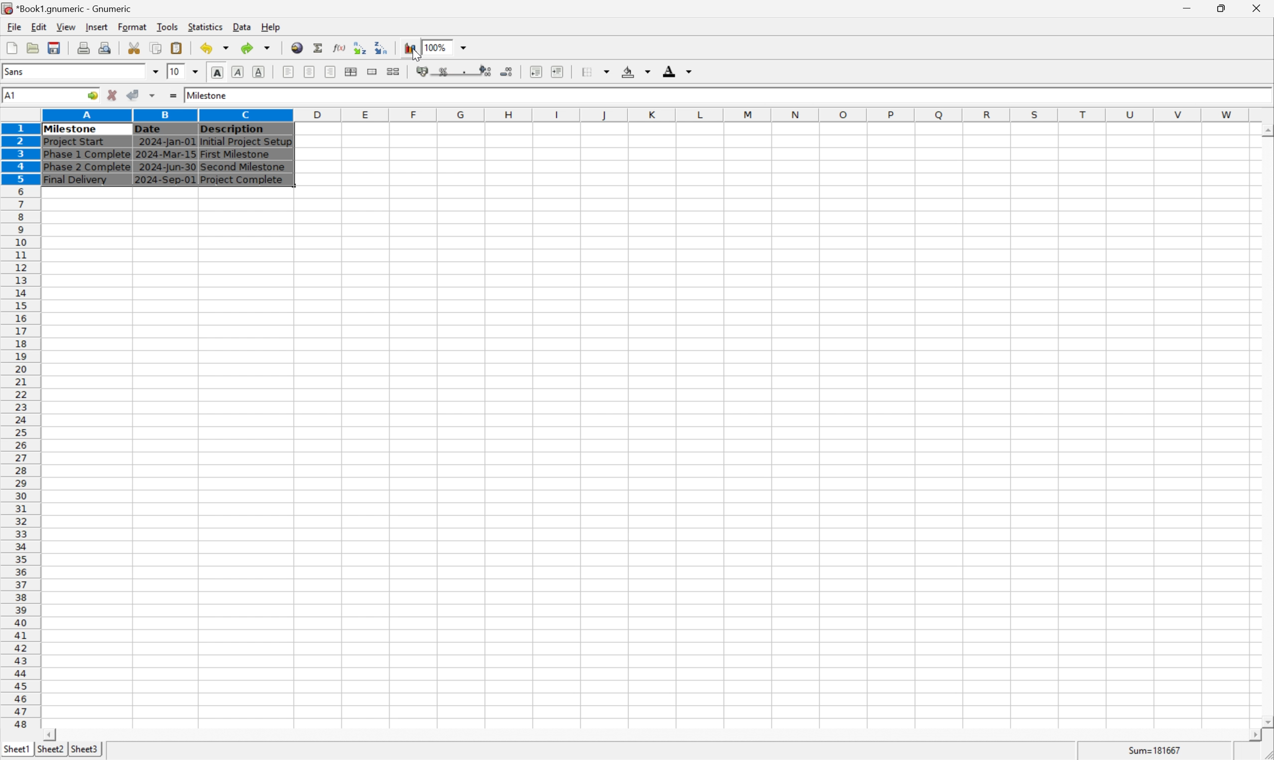 The height and width of the screenshot is (760, 1274). What do you see at coordinates (464, 47) in the screenshot?
I see `drop down` at bounding box center [464, 47].